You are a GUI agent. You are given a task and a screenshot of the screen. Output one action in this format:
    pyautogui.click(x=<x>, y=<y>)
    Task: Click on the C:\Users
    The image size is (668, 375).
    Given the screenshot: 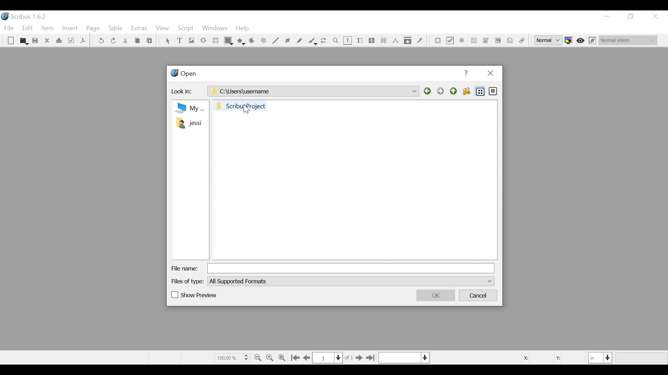 What is the action you would take?
    pyautogui.click(x=312, y=91)
    